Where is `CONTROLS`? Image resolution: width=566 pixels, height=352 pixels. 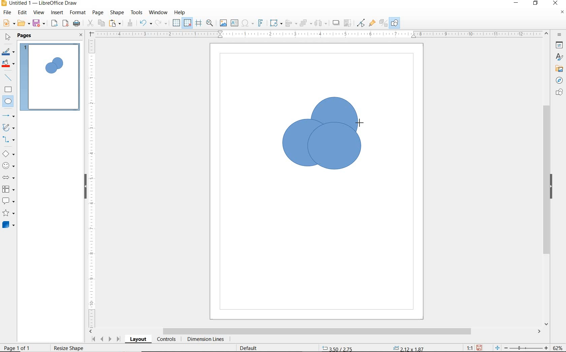 CONTROLS is located at coordinates (167, 340).